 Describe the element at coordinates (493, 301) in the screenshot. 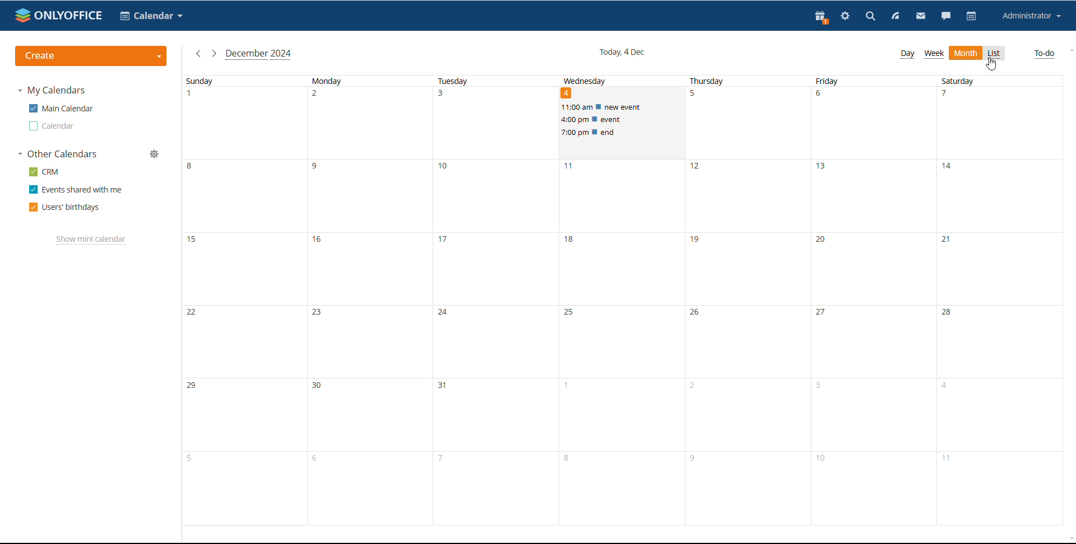

I see `tuesday` at that location.